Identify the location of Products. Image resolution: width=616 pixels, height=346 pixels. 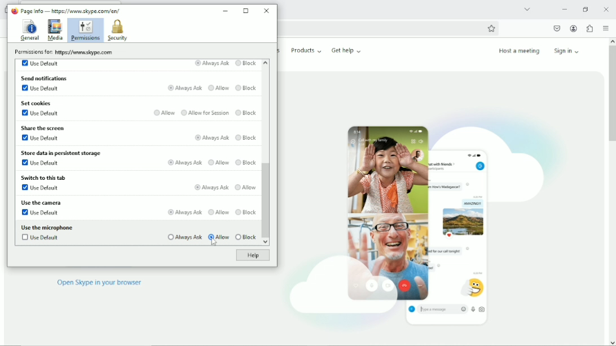
(306, 50).